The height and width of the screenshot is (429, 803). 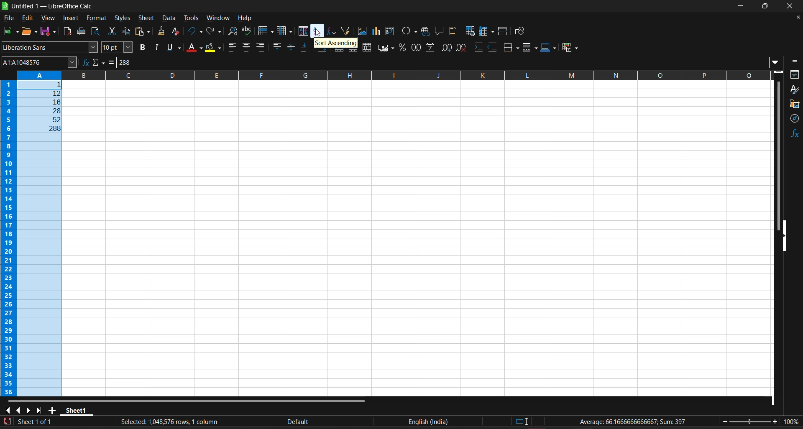 What do you see at coordinates (28, 31) in the screenshot?
I see `open` at bounding box center [28, 31].